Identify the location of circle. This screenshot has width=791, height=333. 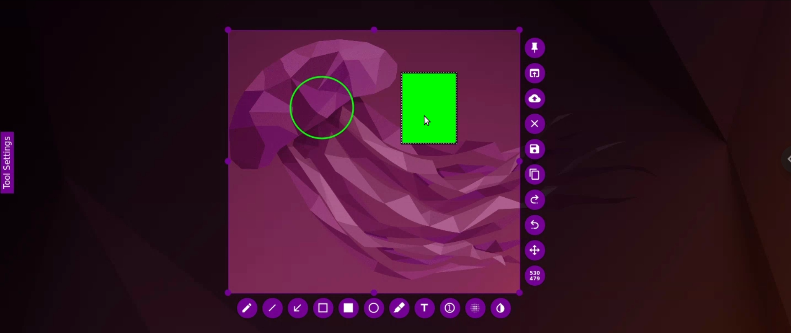
(374, 307).